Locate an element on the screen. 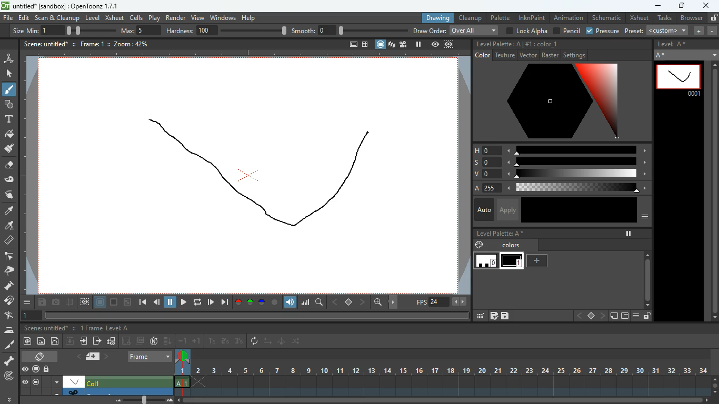 The height and width of the screenshot is (404, 719). edge is located at coordinates (8, 257).